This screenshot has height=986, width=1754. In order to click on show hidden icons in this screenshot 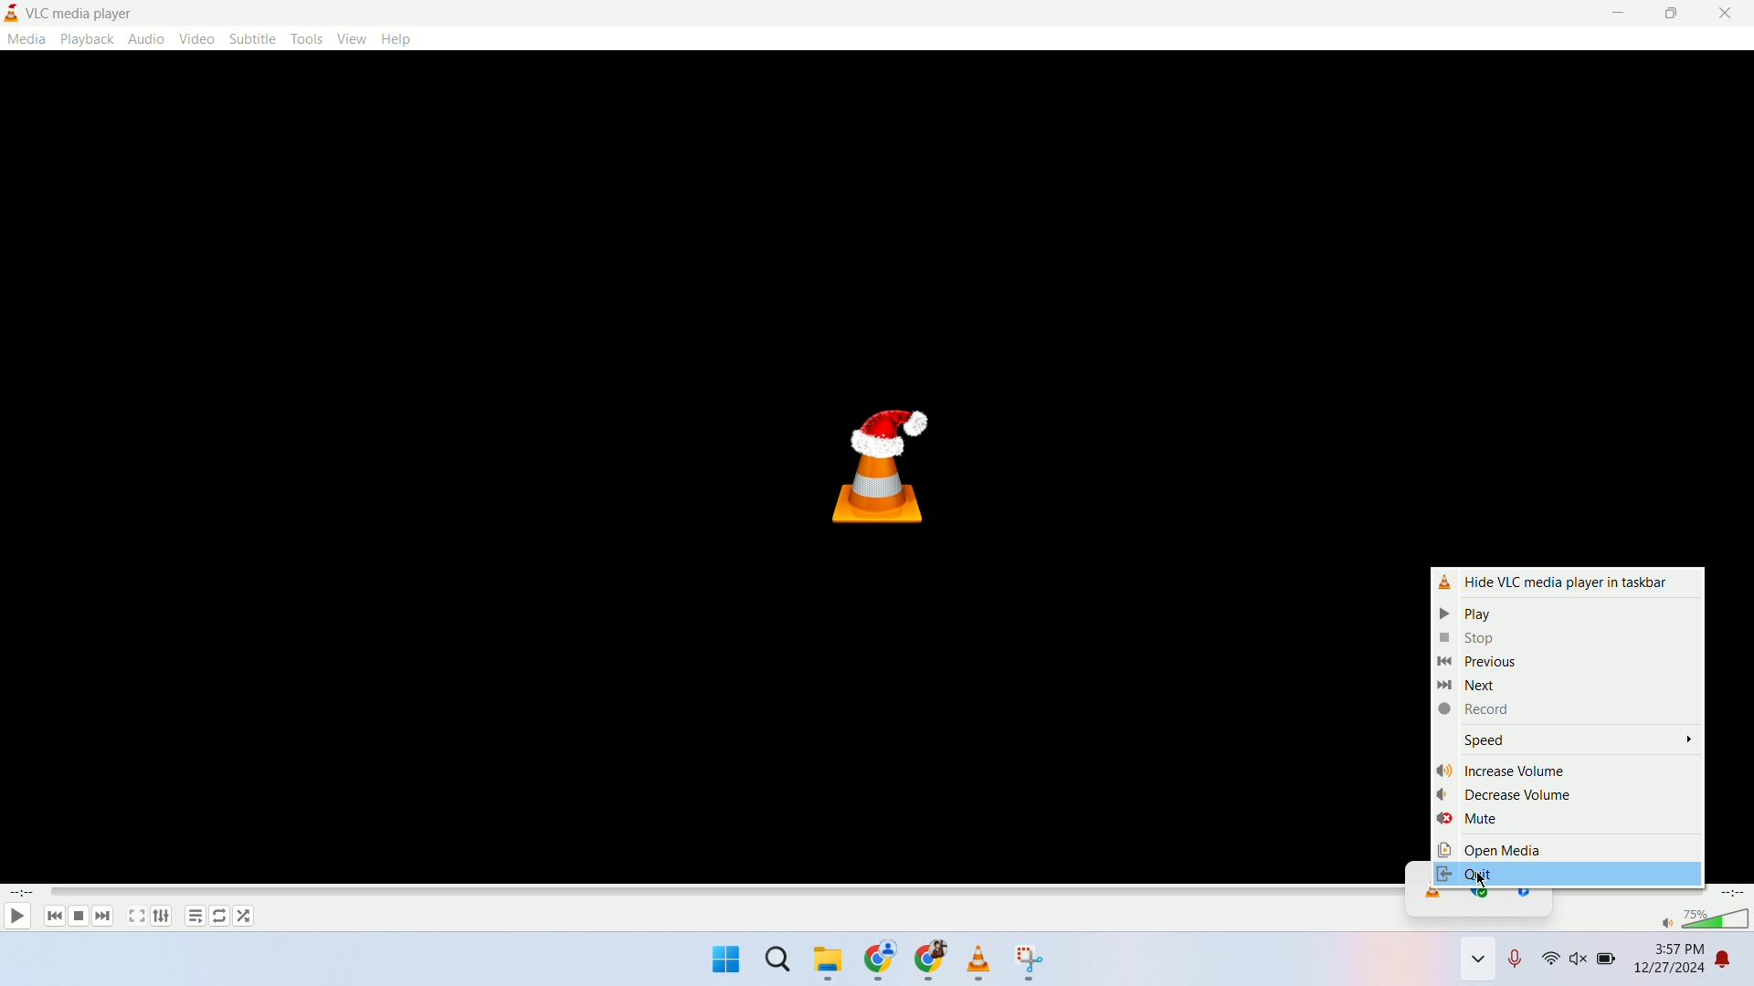, I will do `click(1478, 963)`.